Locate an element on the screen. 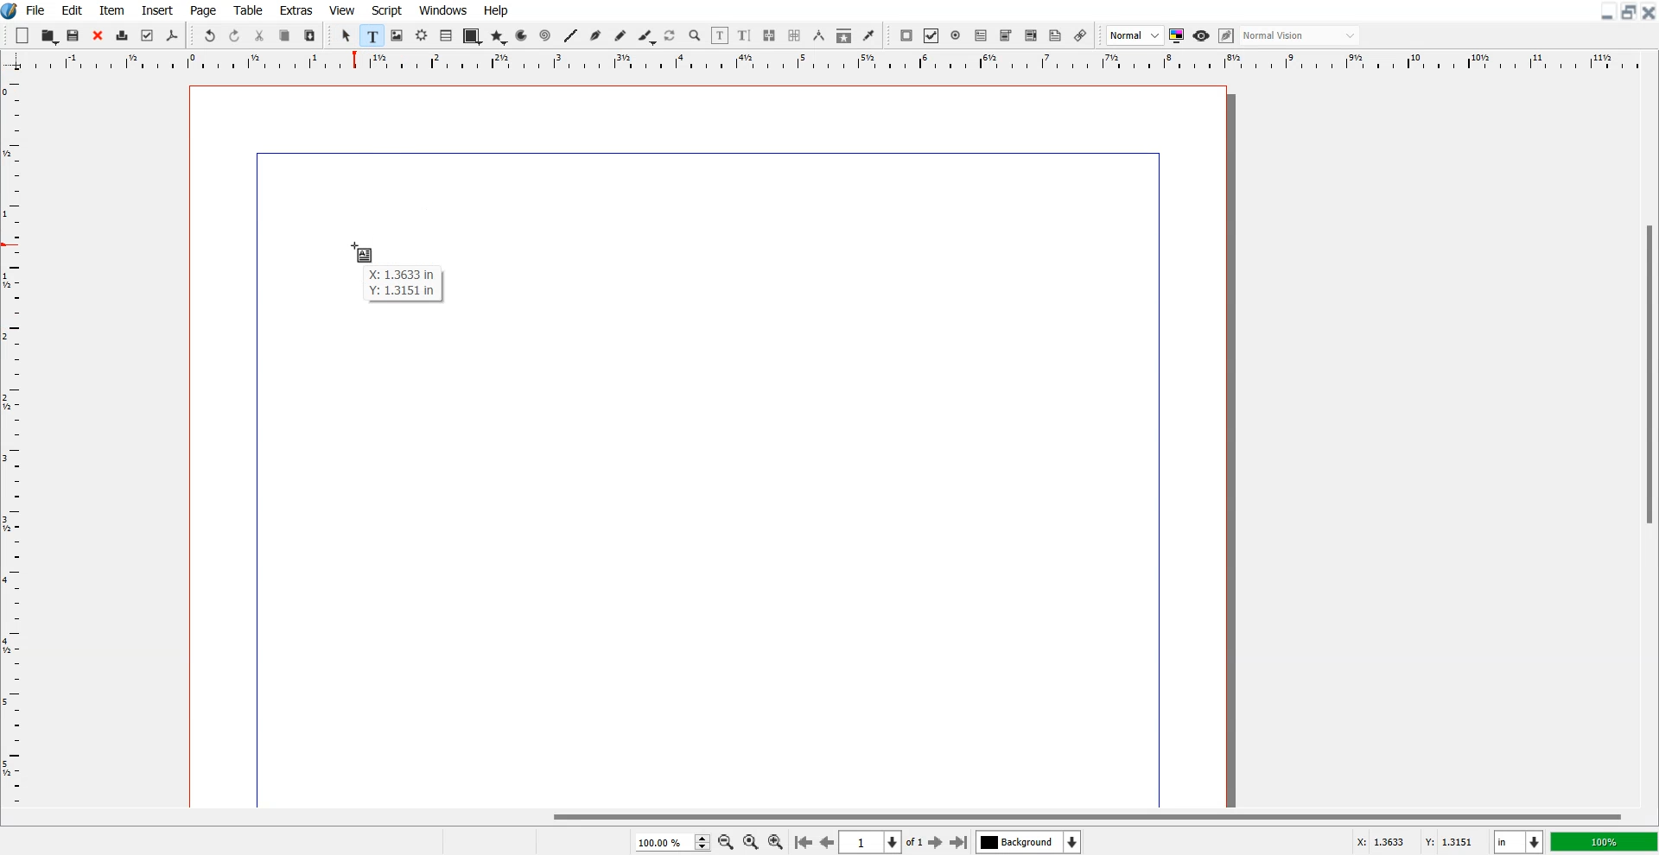 The height and width of the screenshot is (855, 1659). Text Frame is located at coordinates (373, 35).